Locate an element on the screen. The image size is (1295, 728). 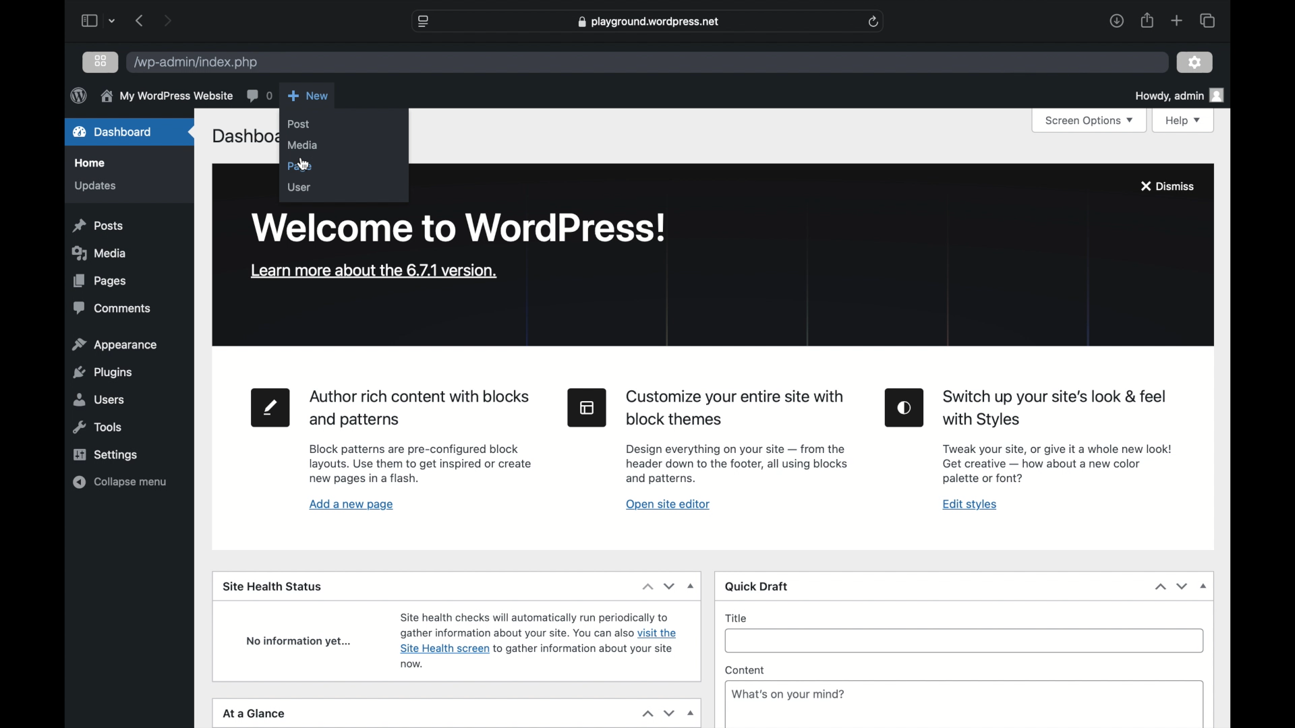
dropdown is located at coordinates (113, 22).